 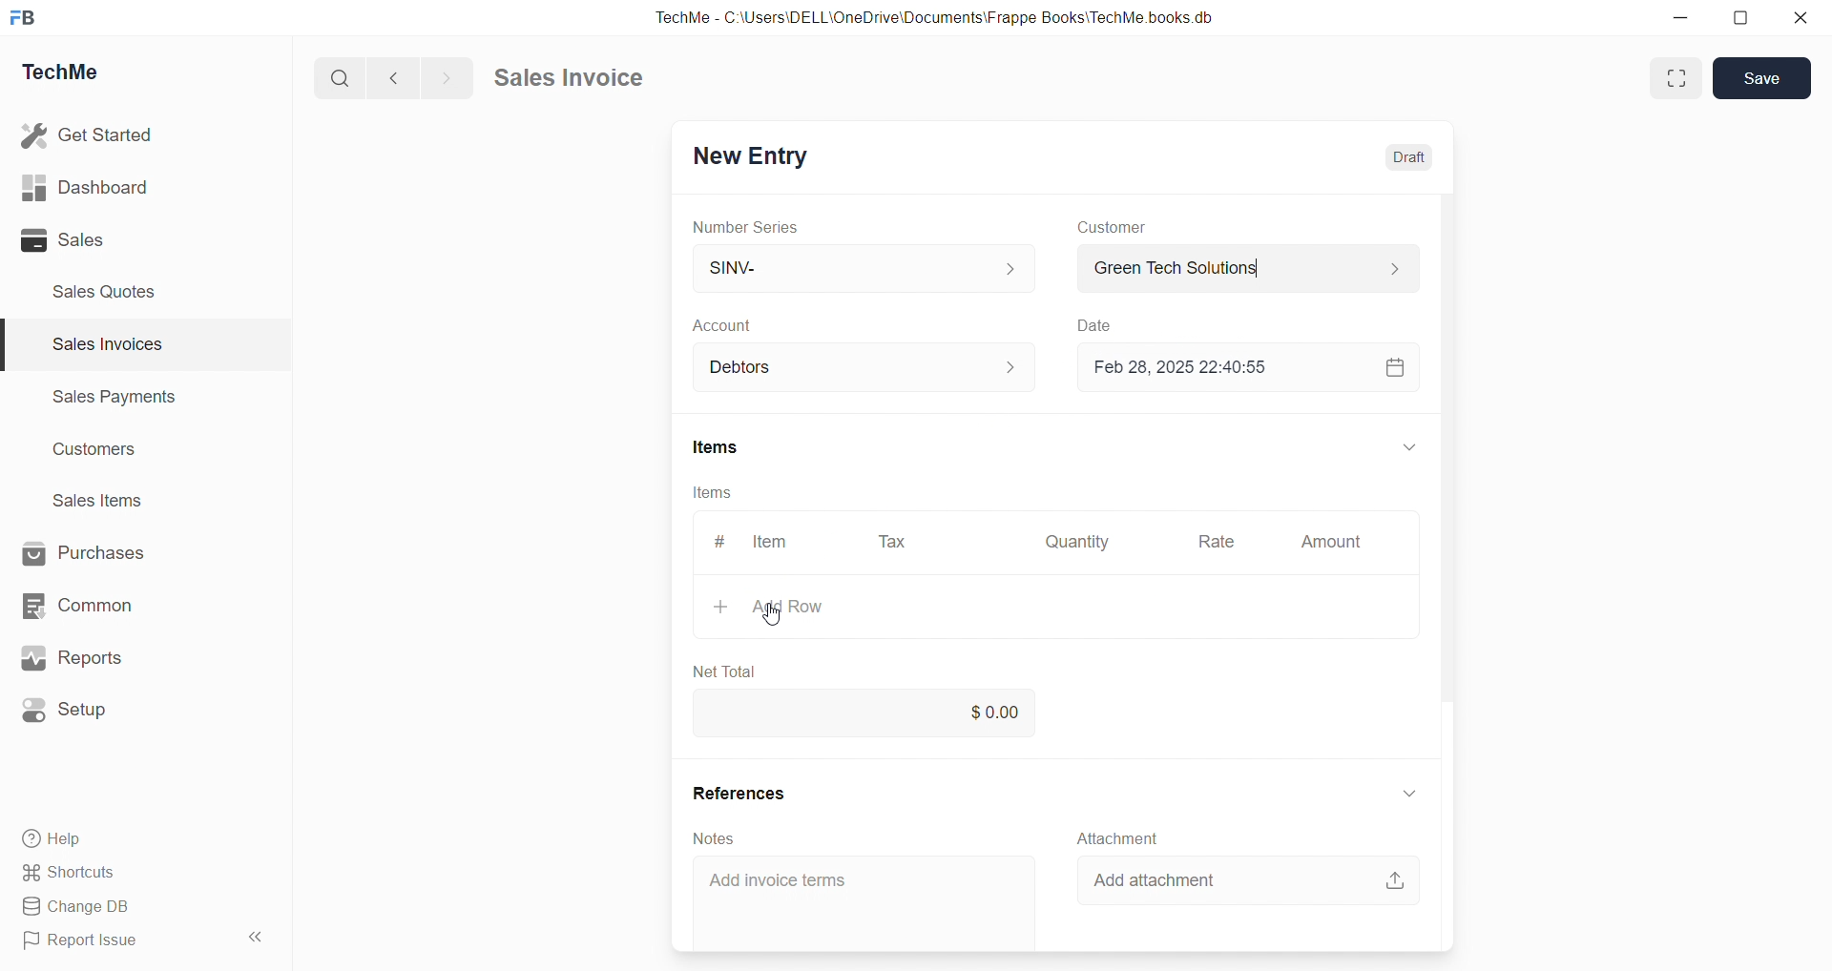 I want to click on search, so click(x=337, y=79).